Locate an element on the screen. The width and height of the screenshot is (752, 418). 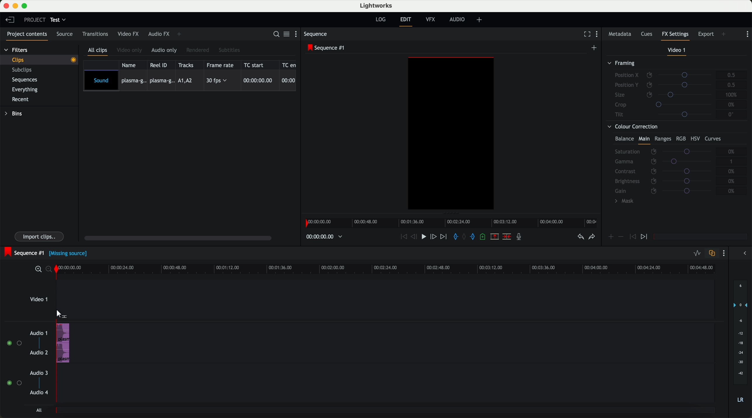
everything is located at coordinates (28, 89).